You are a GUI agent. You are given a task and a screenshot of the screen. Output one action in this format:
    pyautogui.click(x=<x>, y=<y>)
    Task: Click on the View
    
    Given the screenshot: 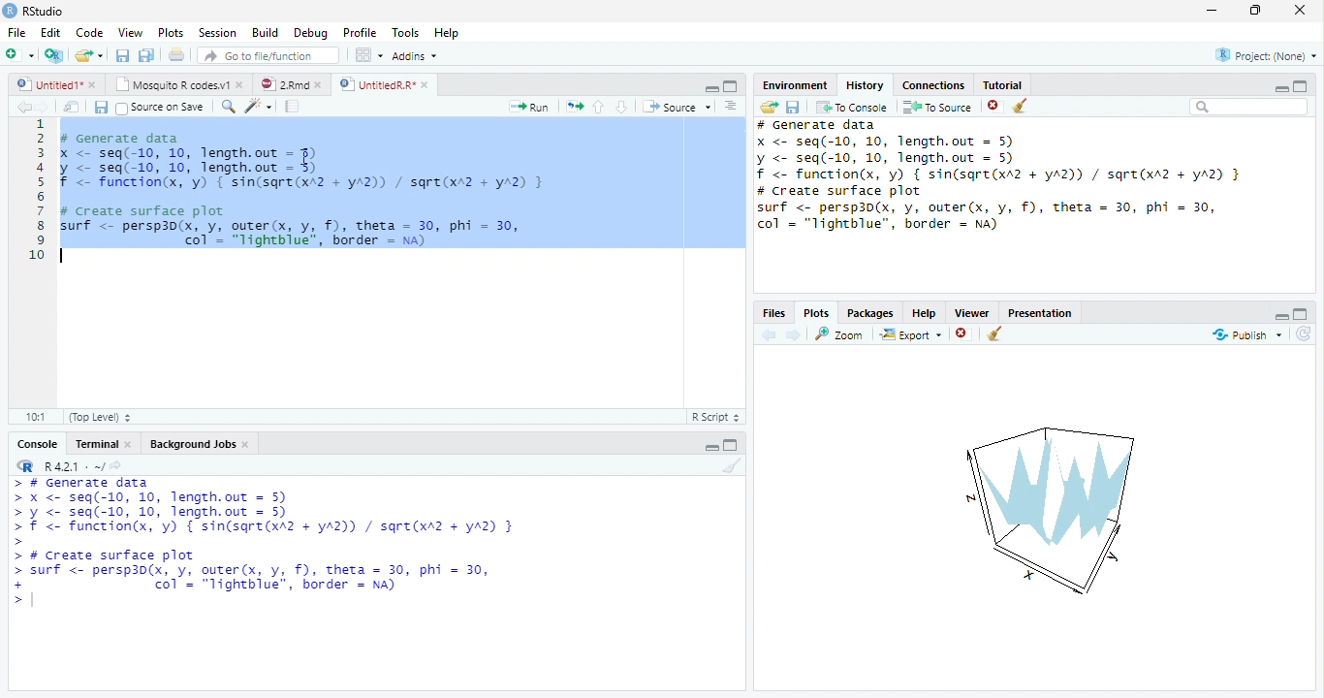 What is the action you would take?
    pyautogui.click(x=130, y=32)
    